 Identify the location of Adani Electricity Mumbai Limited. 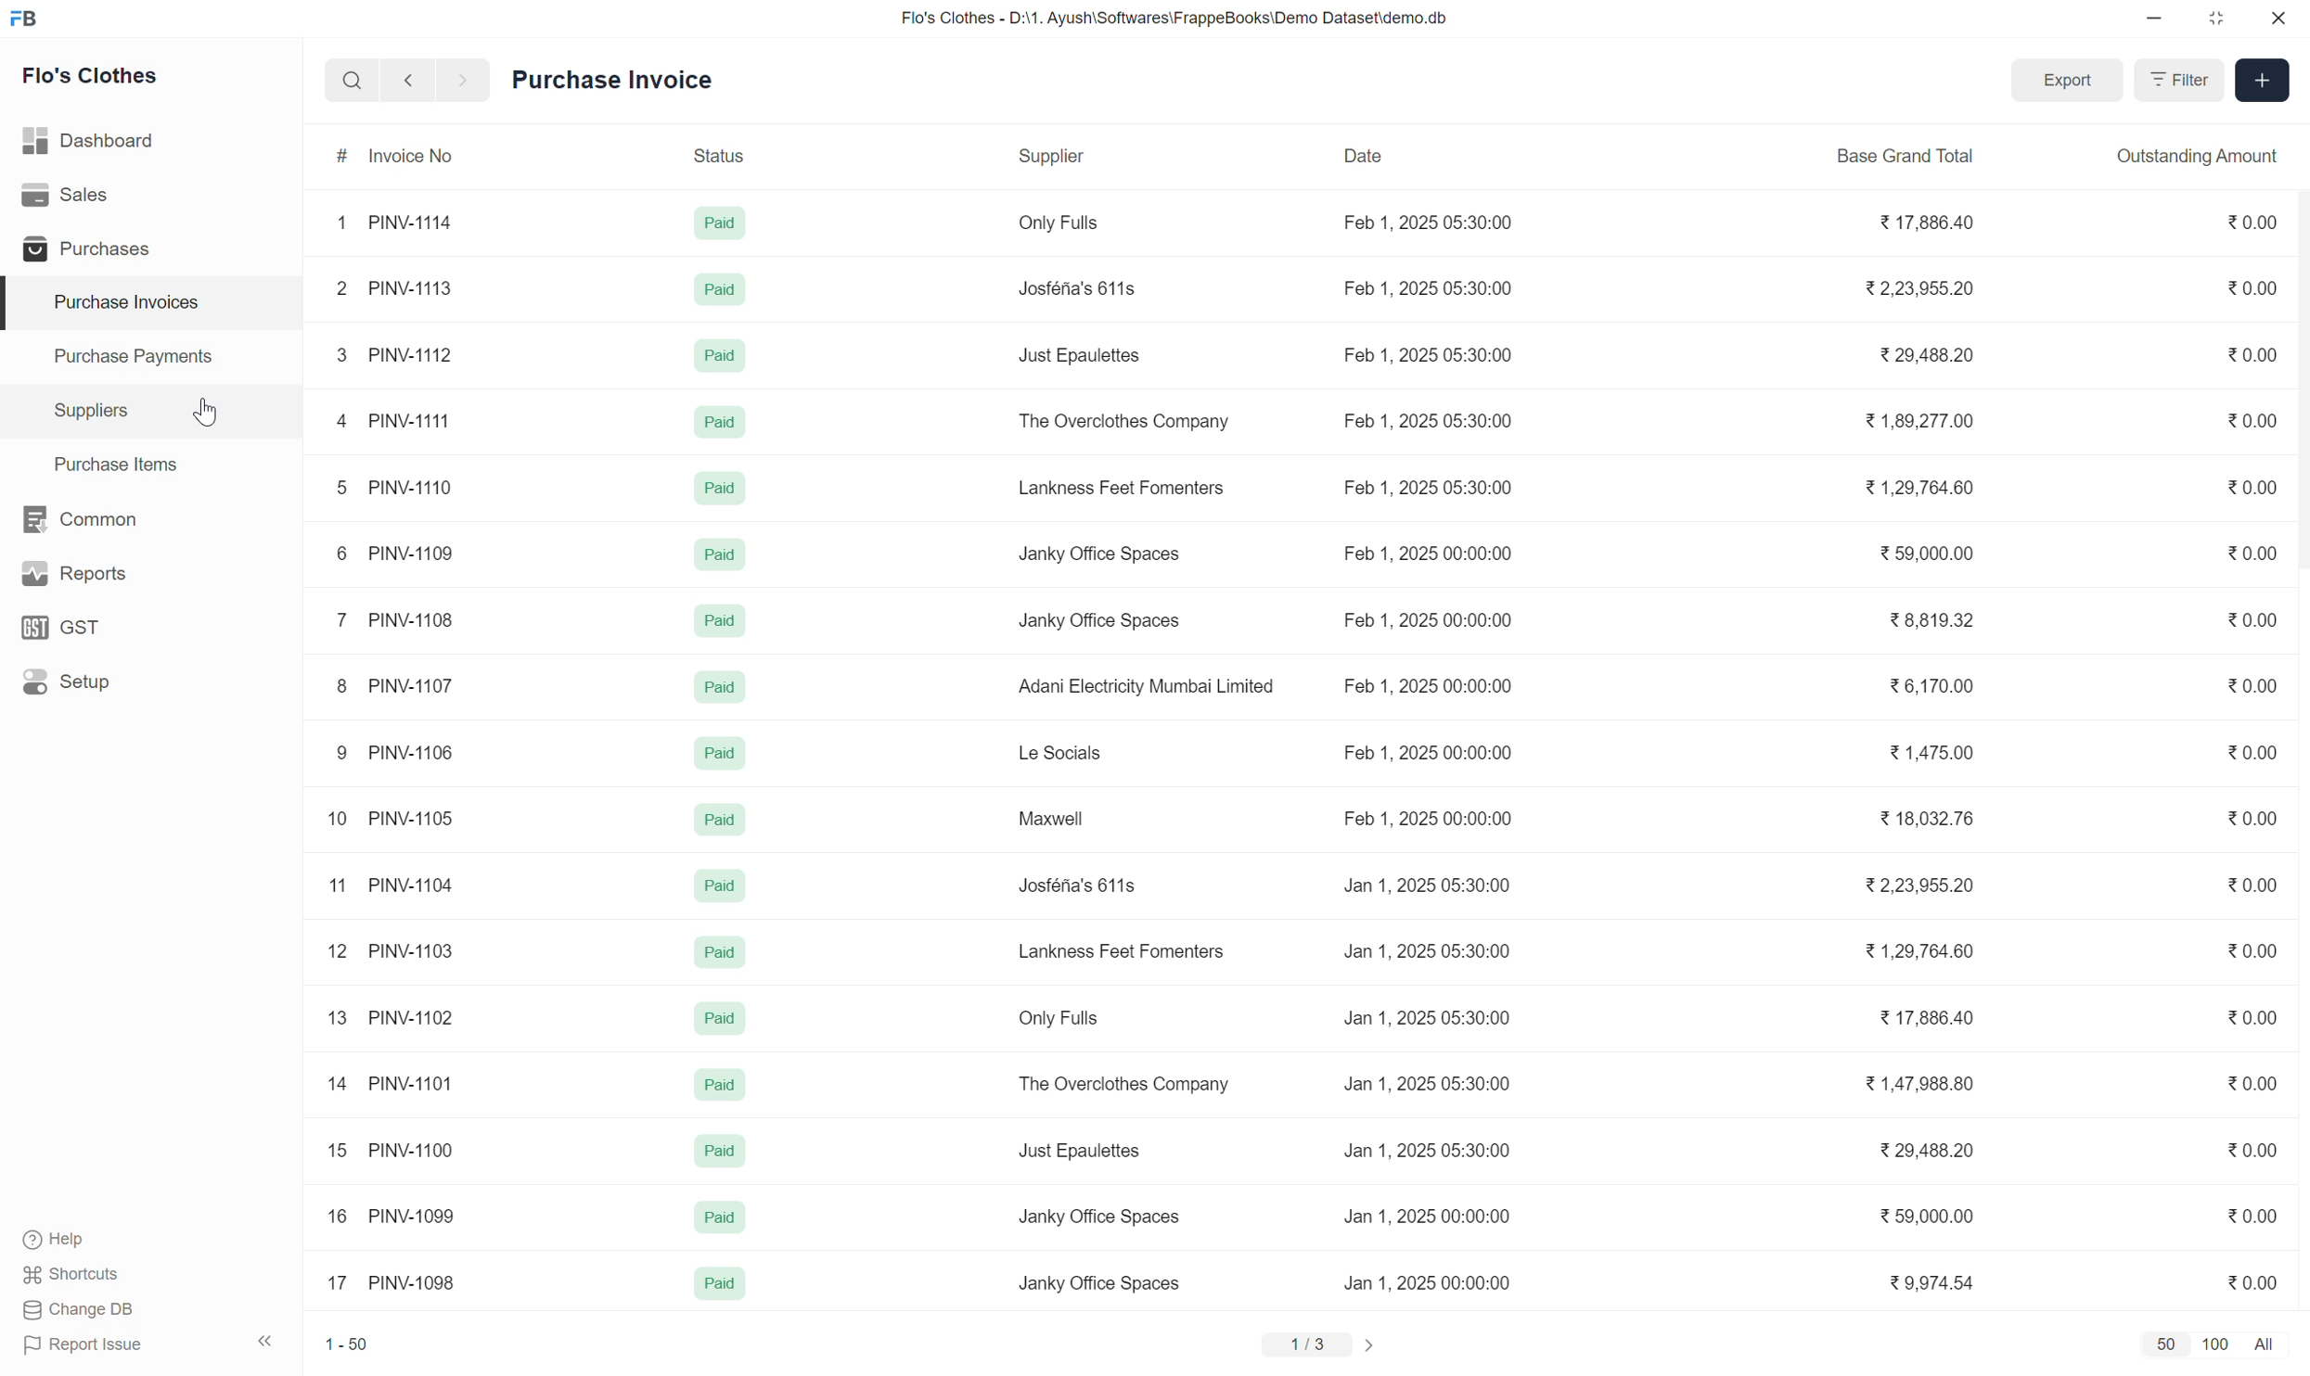
(1147, 686).